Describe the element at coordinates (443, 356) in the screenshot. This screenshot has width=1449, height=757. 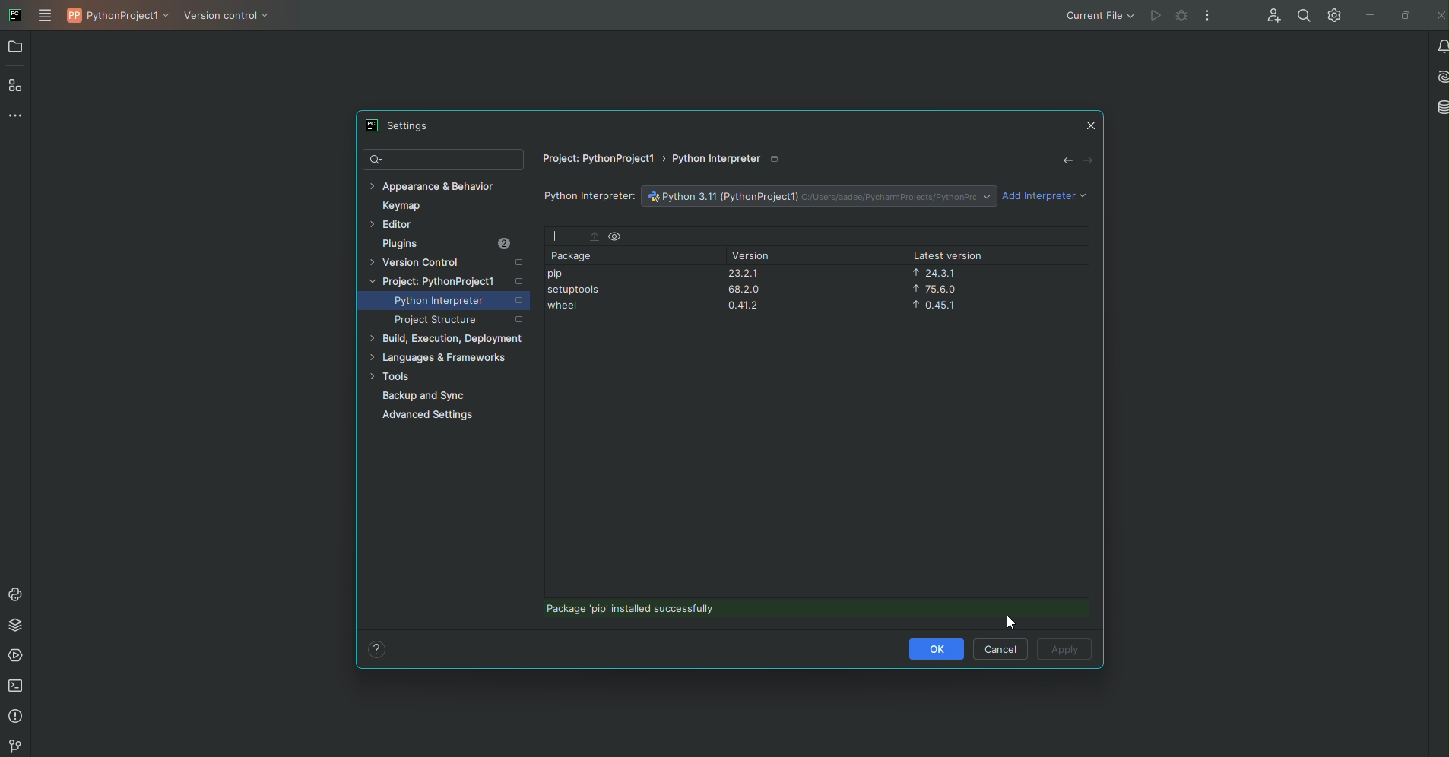
I see `languages and Frameworks` at that location.